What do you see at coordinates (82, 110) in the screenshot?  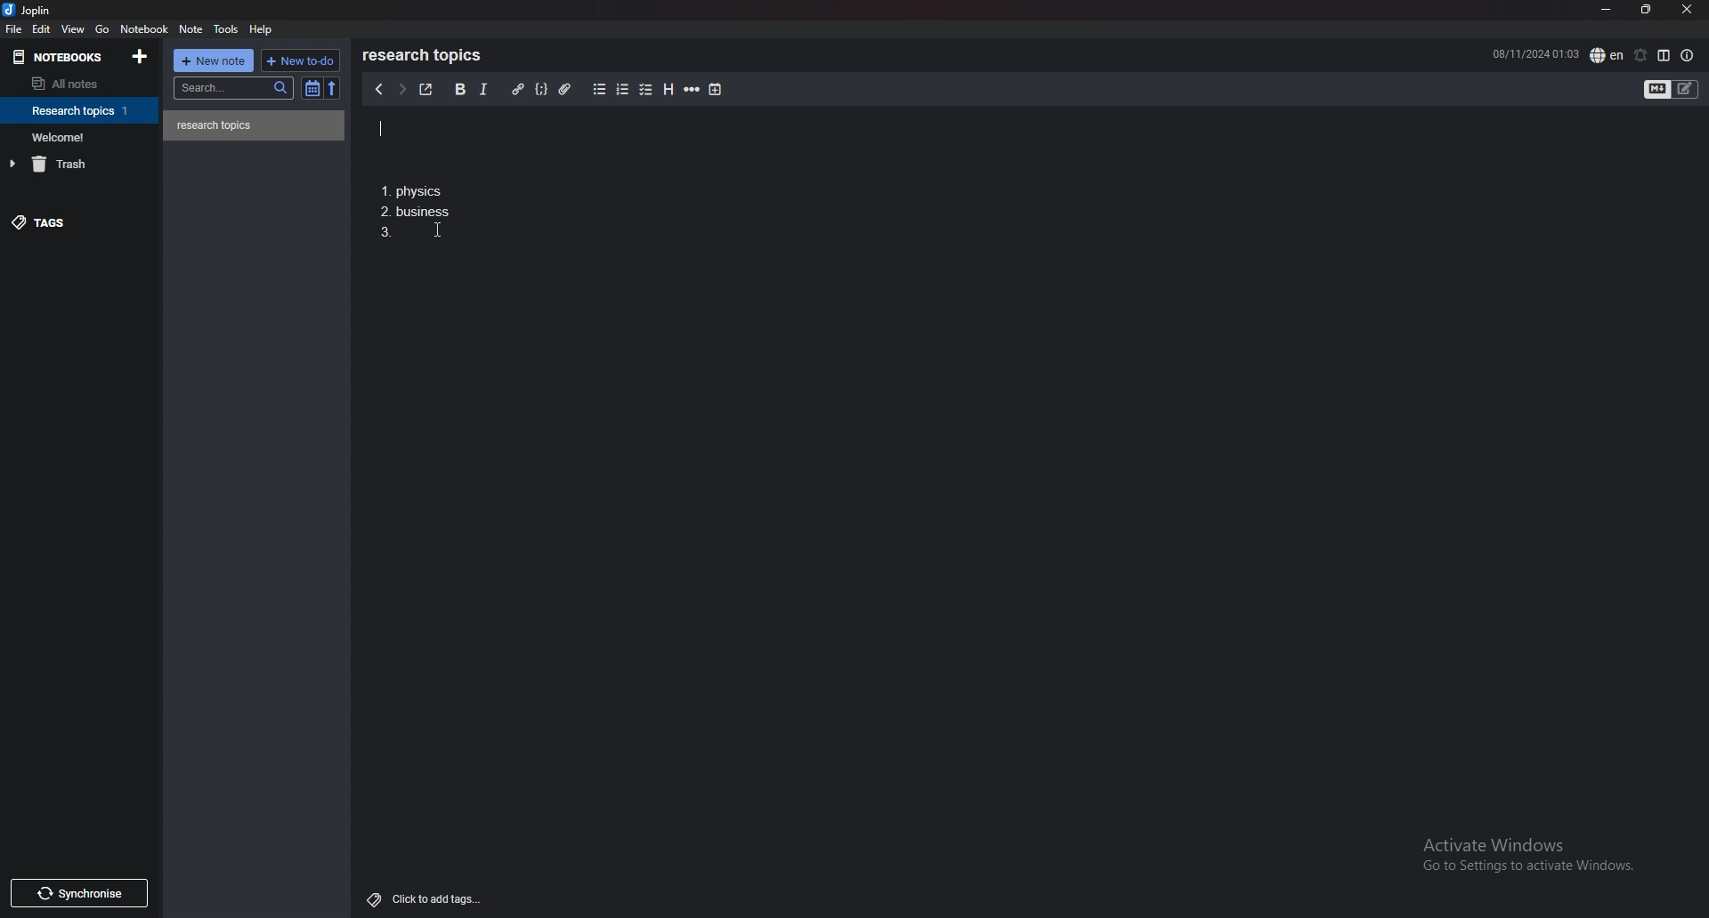 I see `notebook` at bounding box center [82, 110].